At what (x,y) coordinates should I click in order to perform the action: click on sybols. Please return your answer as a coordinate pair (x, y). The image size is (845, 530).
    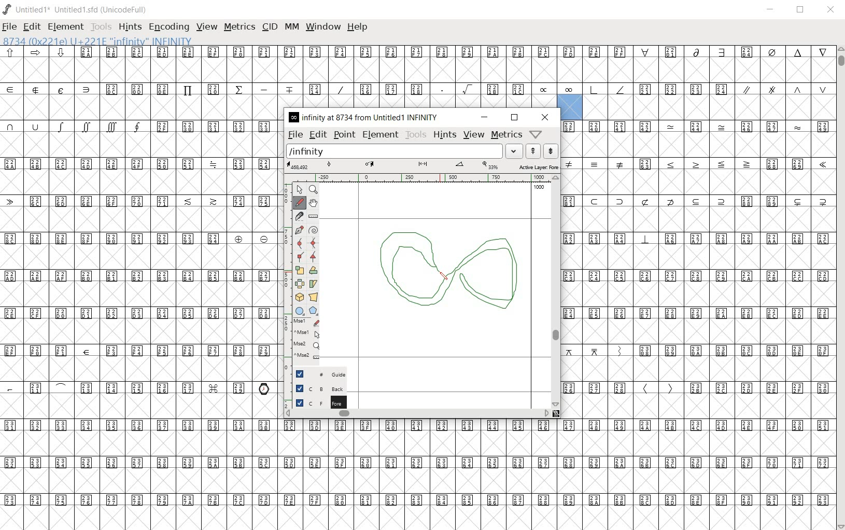
    Looking at the image, I should click on (39, 52).